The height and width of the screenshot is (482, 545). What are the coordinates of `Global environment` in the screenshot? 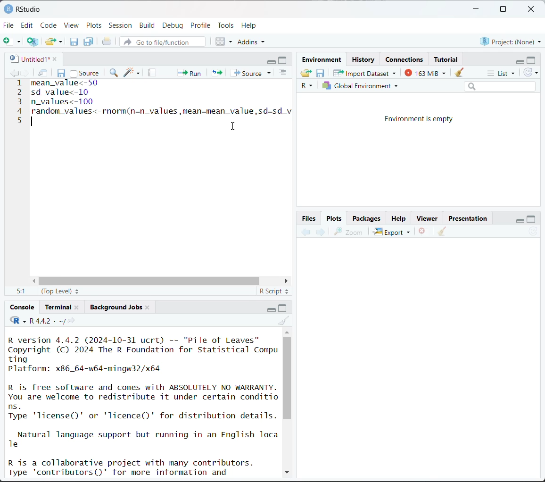 It's located at (361, 86).